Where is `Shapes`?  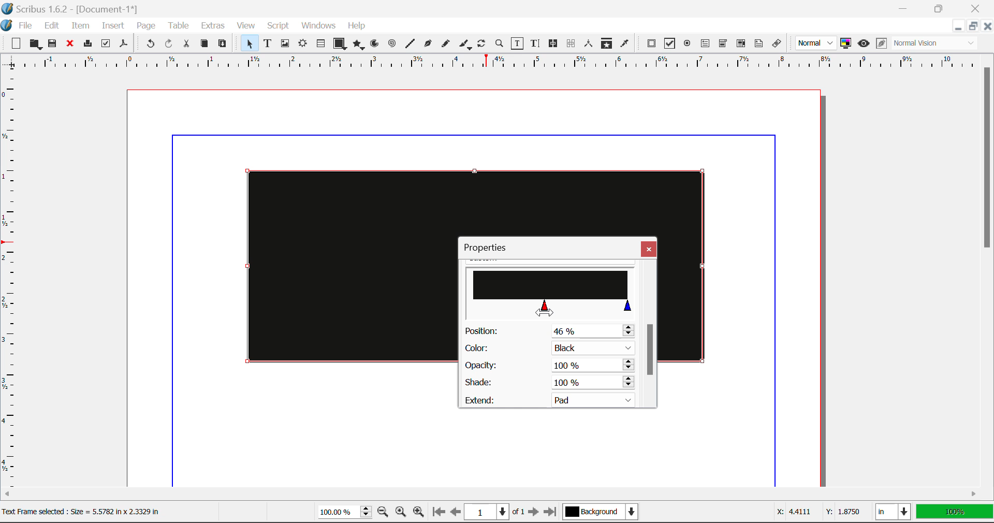 Shapes is located at coordinates (340, 45).